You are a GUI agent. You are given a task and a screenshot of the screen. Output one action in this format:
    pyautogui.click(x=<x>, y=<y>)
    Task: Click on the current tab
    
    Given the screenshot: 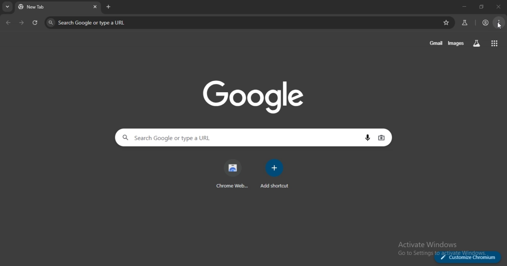 What is the action you would take?
    pyautogui.click(x=39, y=6)
    